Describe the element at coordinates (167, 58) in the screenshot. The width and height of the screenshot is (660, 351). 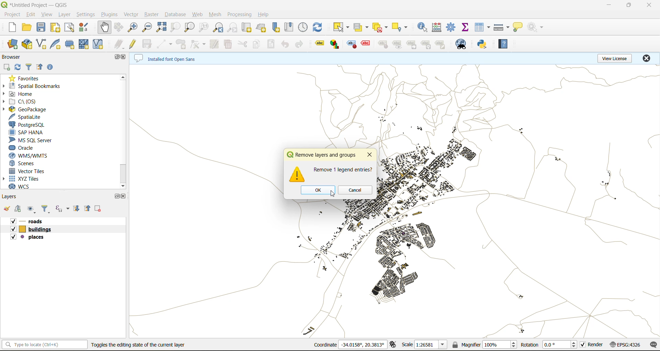
I see `metadata` at that location.